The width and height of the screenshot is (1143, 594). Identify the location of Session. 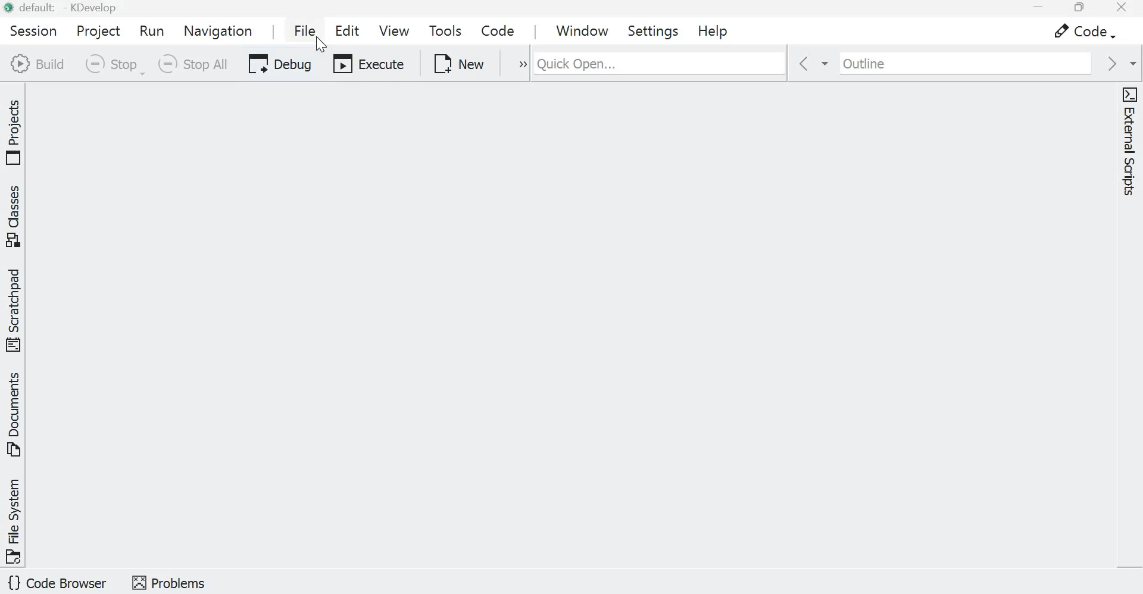
(30, 30).